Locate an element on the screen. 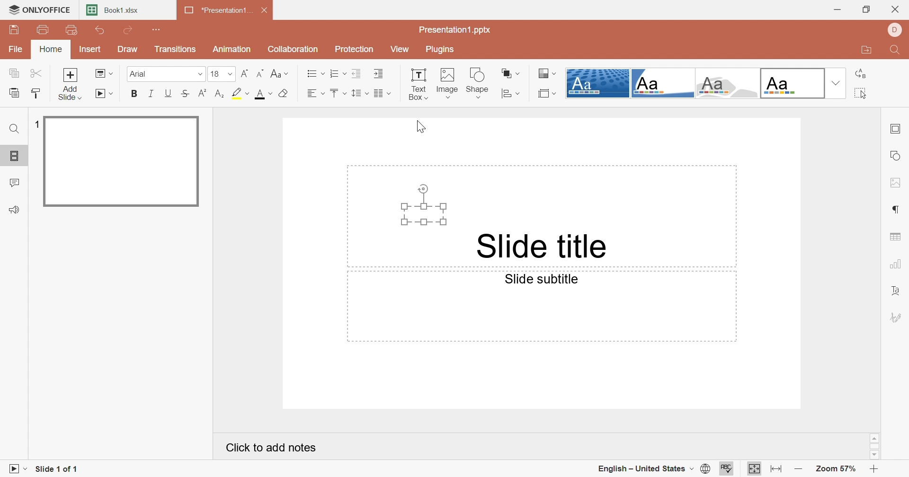 The height and width of the screenshot is (477, 909). Save is located at coordinates (13, 30).